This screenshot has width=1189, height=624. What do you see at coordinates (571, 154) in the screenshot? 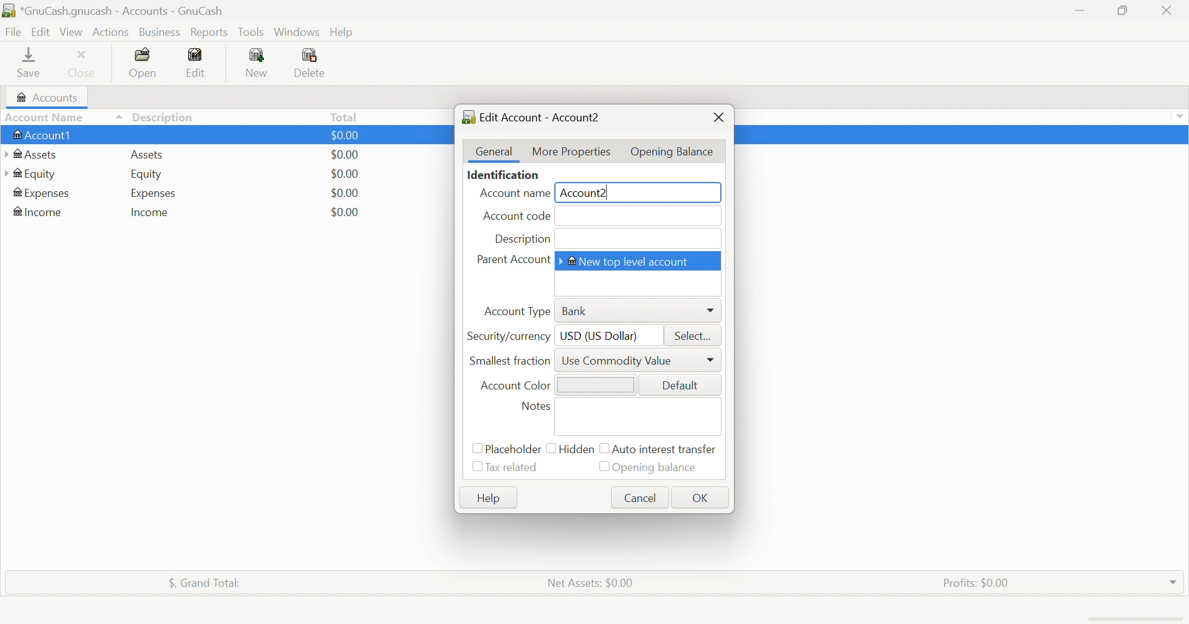
I see `More Properties` at bounding box center [571, 154].